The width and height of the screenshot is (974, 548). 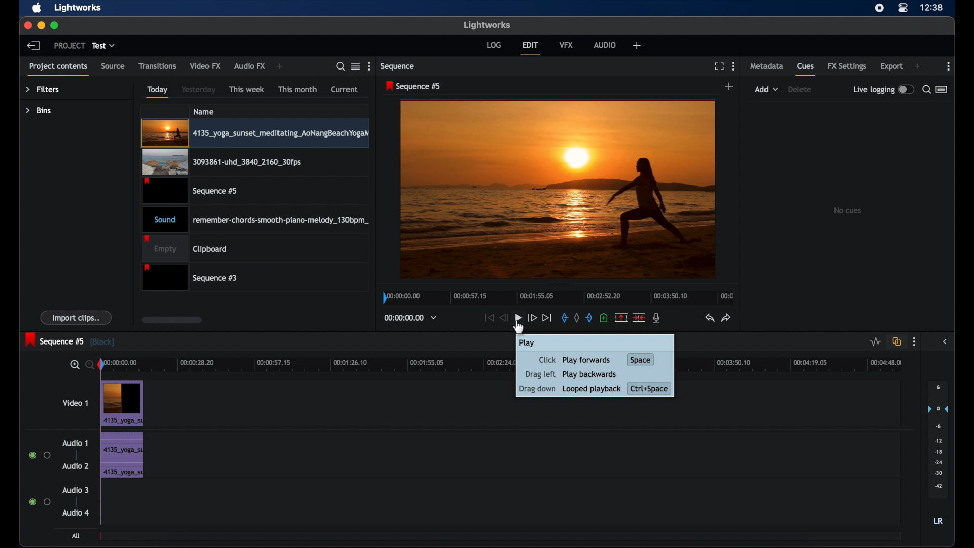 I want to click on jump to  start, so click(x=488, y=318).